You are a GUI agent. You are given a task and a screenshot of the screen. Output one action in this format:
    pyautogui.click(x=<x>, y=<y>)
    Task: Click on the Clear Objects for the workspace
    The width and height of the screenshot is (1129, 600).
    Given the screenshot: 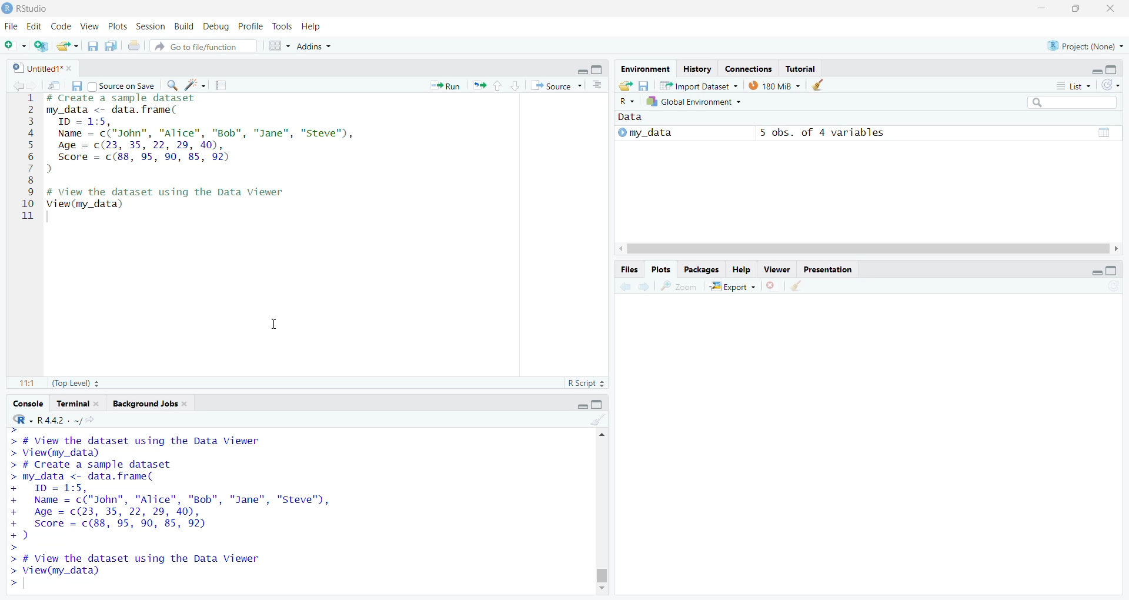 What is the action you would take?
    pyautogui.click(x=596, y=419)
    